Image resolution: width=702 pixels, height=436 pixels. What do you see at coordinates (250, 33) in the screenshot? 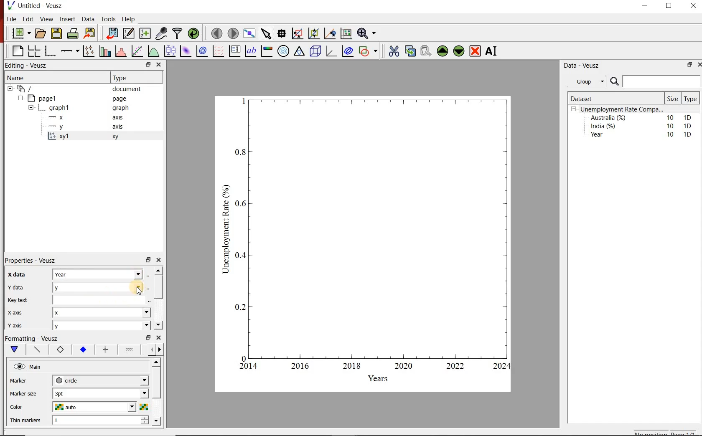
I see `view plot on full screen` at bounding box center [250, 33].